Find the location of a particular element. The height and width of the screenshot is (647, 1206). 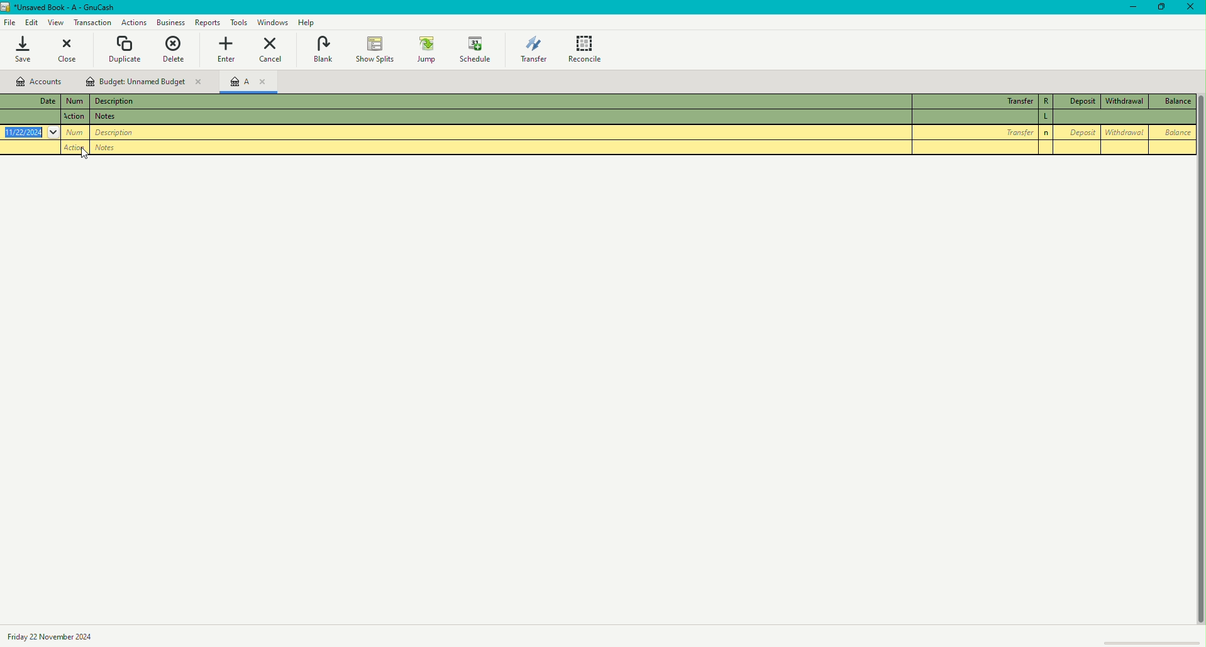

R is located at coordinates (1046, 102).